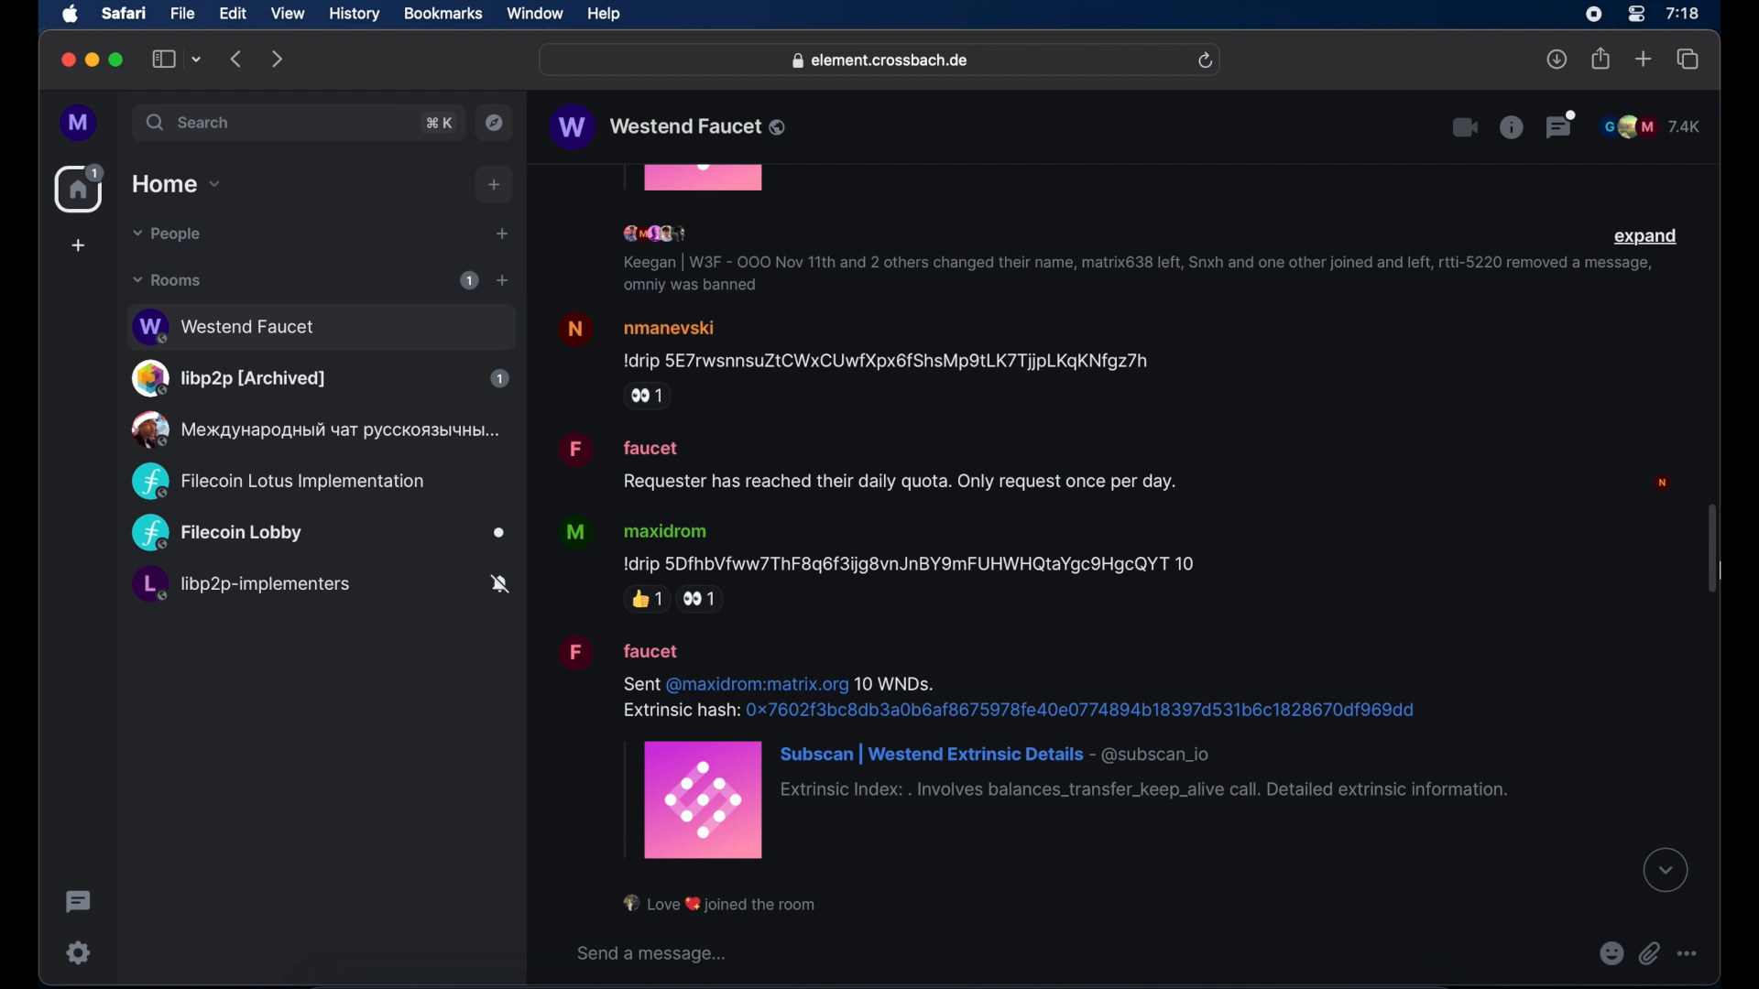 Image resolution: width=1759 pixels, height=989 pixels. I want to click on public room, so click(312, 429).